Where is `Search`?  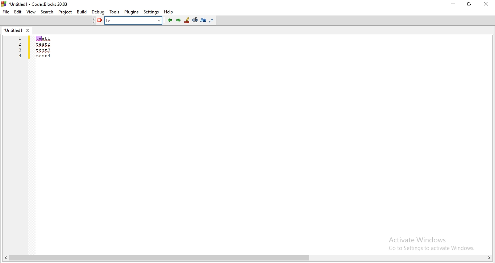
Search is located at coordinates (47, 12).